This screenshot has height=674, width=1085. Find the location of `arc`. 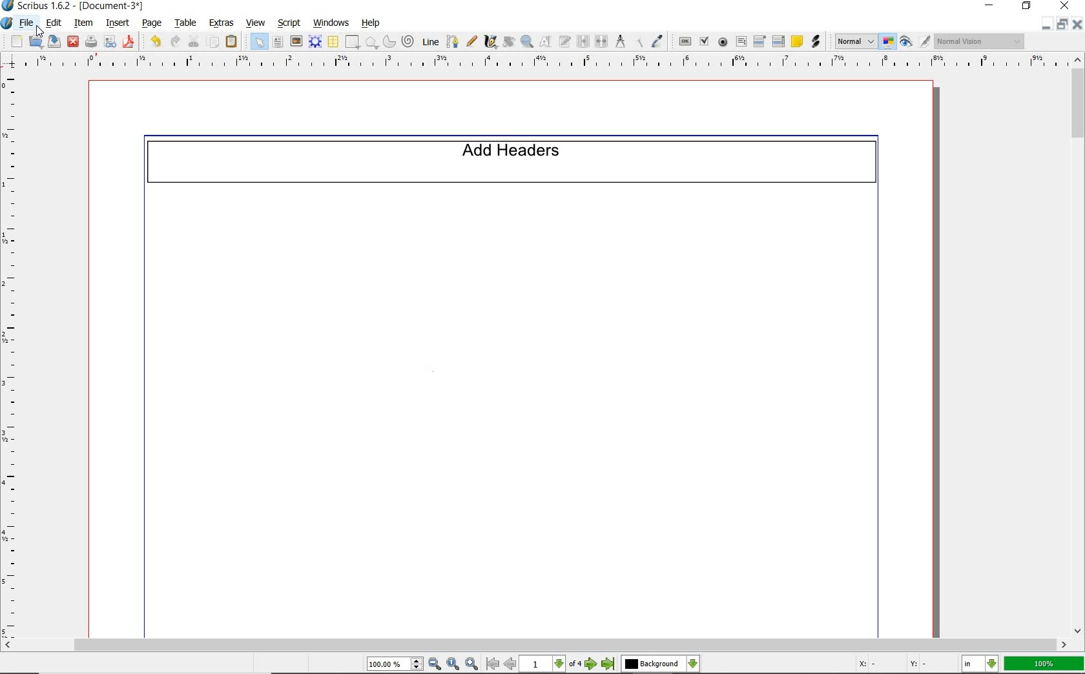

arc is located at coordinates (388, 43).